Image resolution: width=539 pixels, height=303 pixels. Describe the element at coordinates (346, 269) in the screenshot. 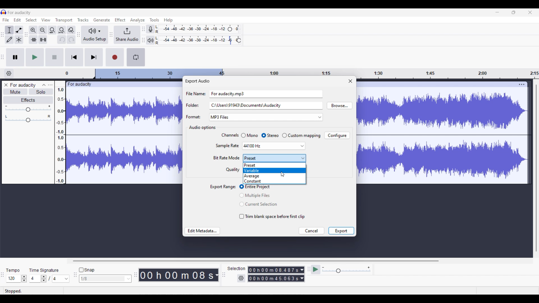

I see `Playback speed scale` at that location.